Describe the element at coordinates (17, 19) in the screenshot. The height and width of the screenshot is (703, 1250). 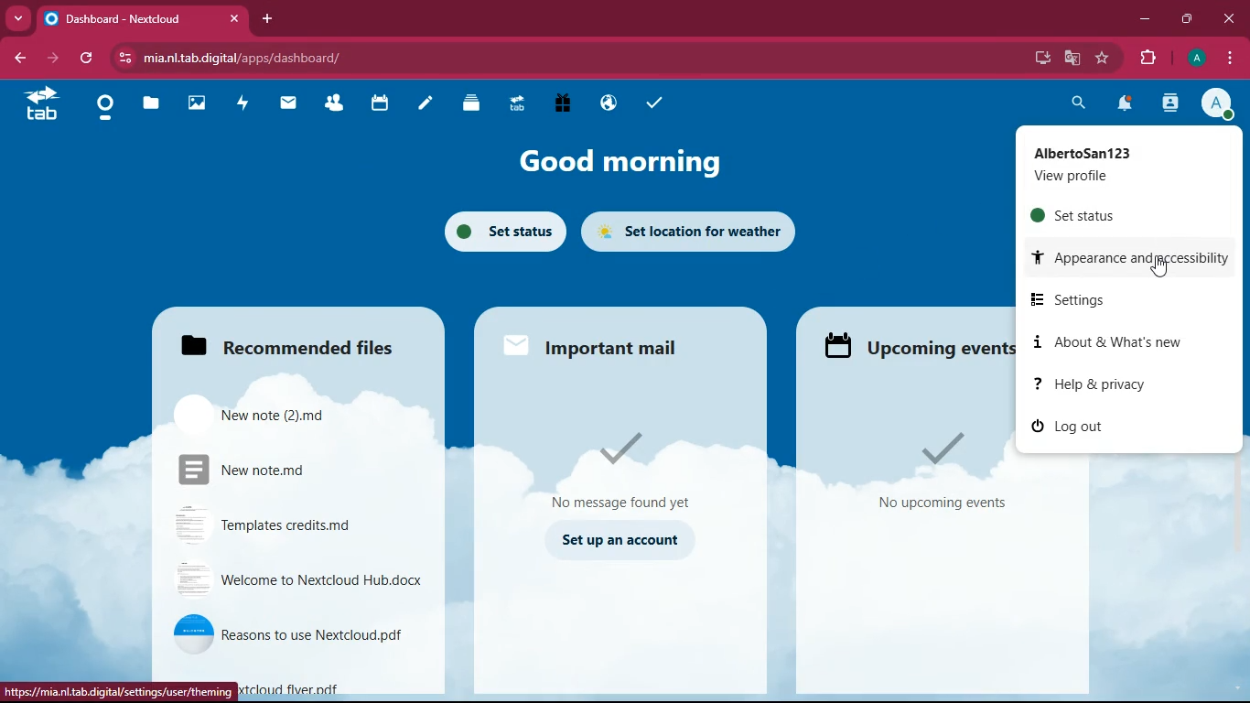
I see `more` at that location.